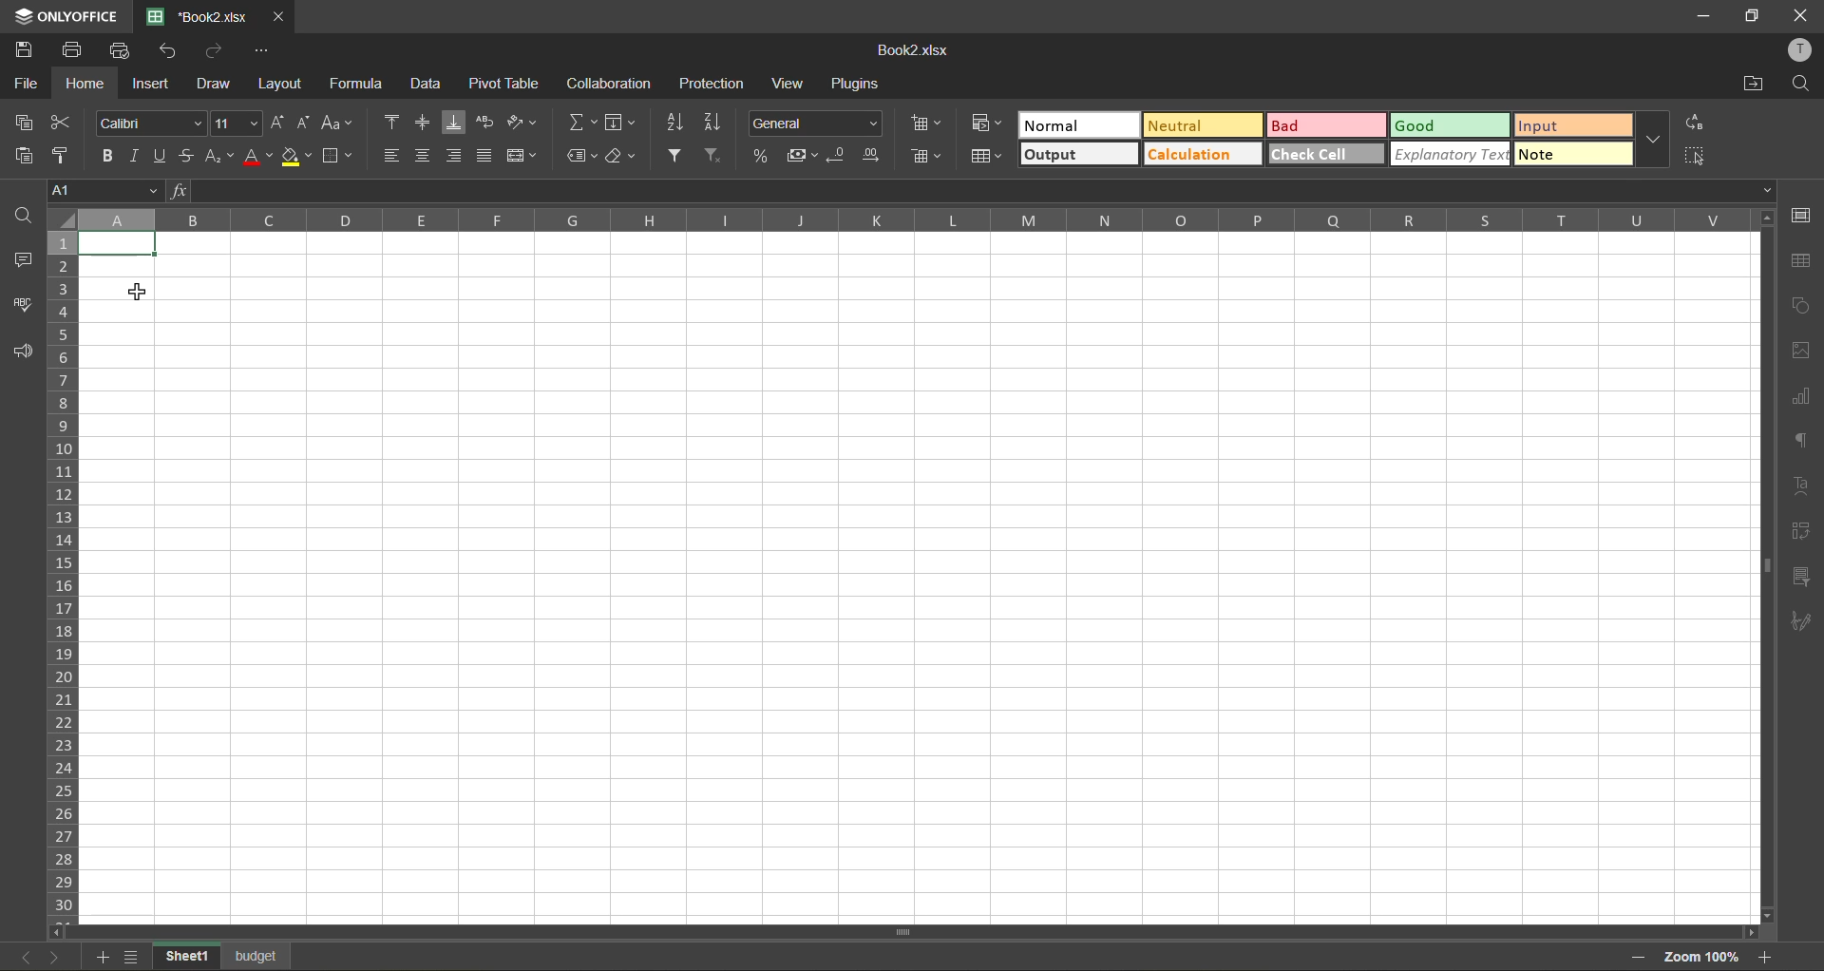  Describe the element at coordinates (764, 156) in the screenshot. I see `percent` at that location.